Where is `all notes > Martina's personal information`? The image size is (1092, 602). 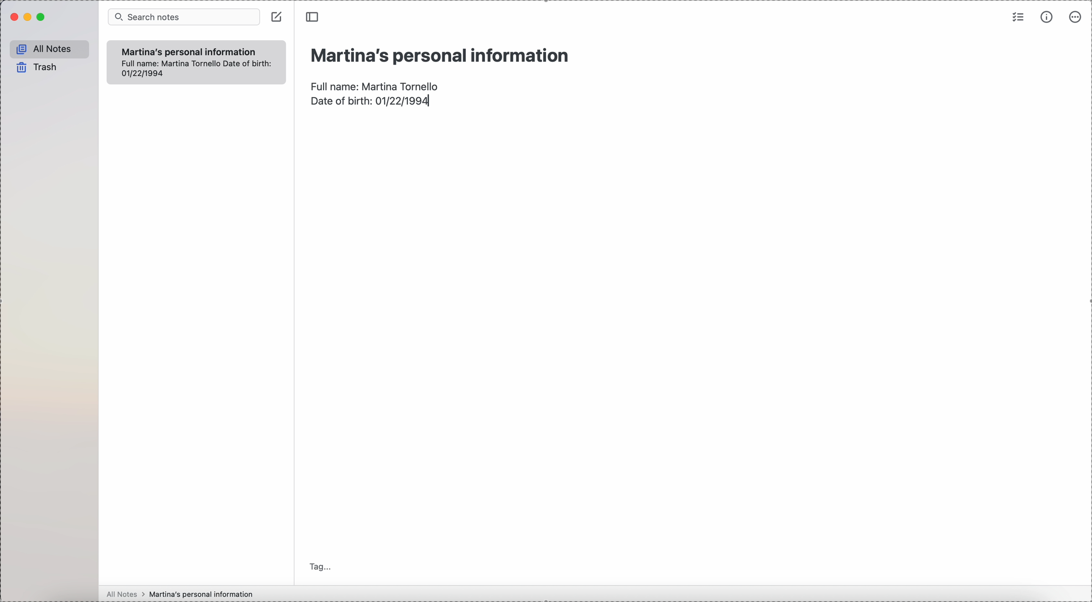
all notes > Martina's personal information is located at coordinates (179, 594).